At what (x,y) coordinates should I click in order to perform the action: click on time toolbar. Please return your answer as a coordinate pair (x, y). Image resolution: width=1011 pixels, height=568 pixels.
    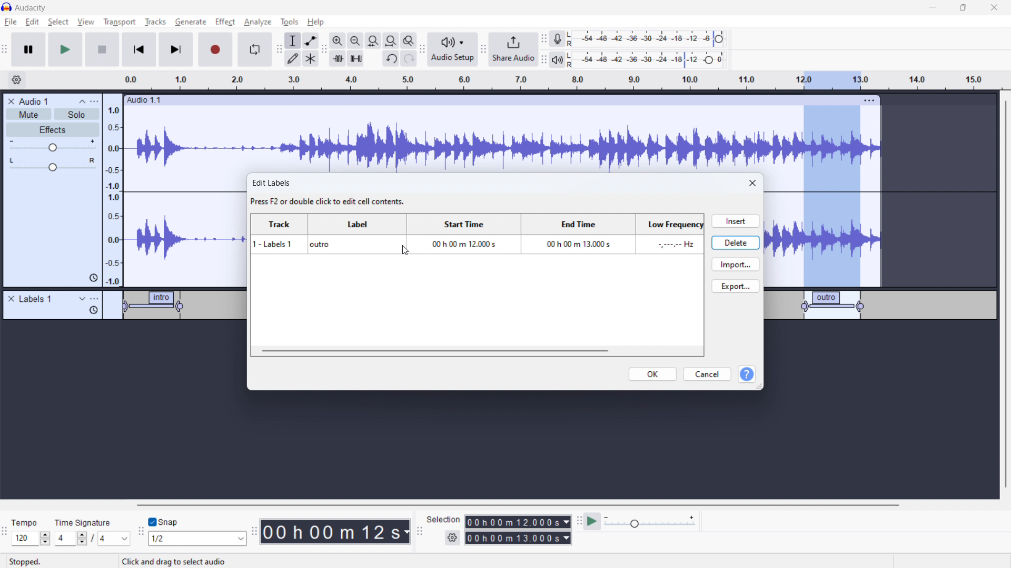
    Looking at the image, I should click on (254, 533).